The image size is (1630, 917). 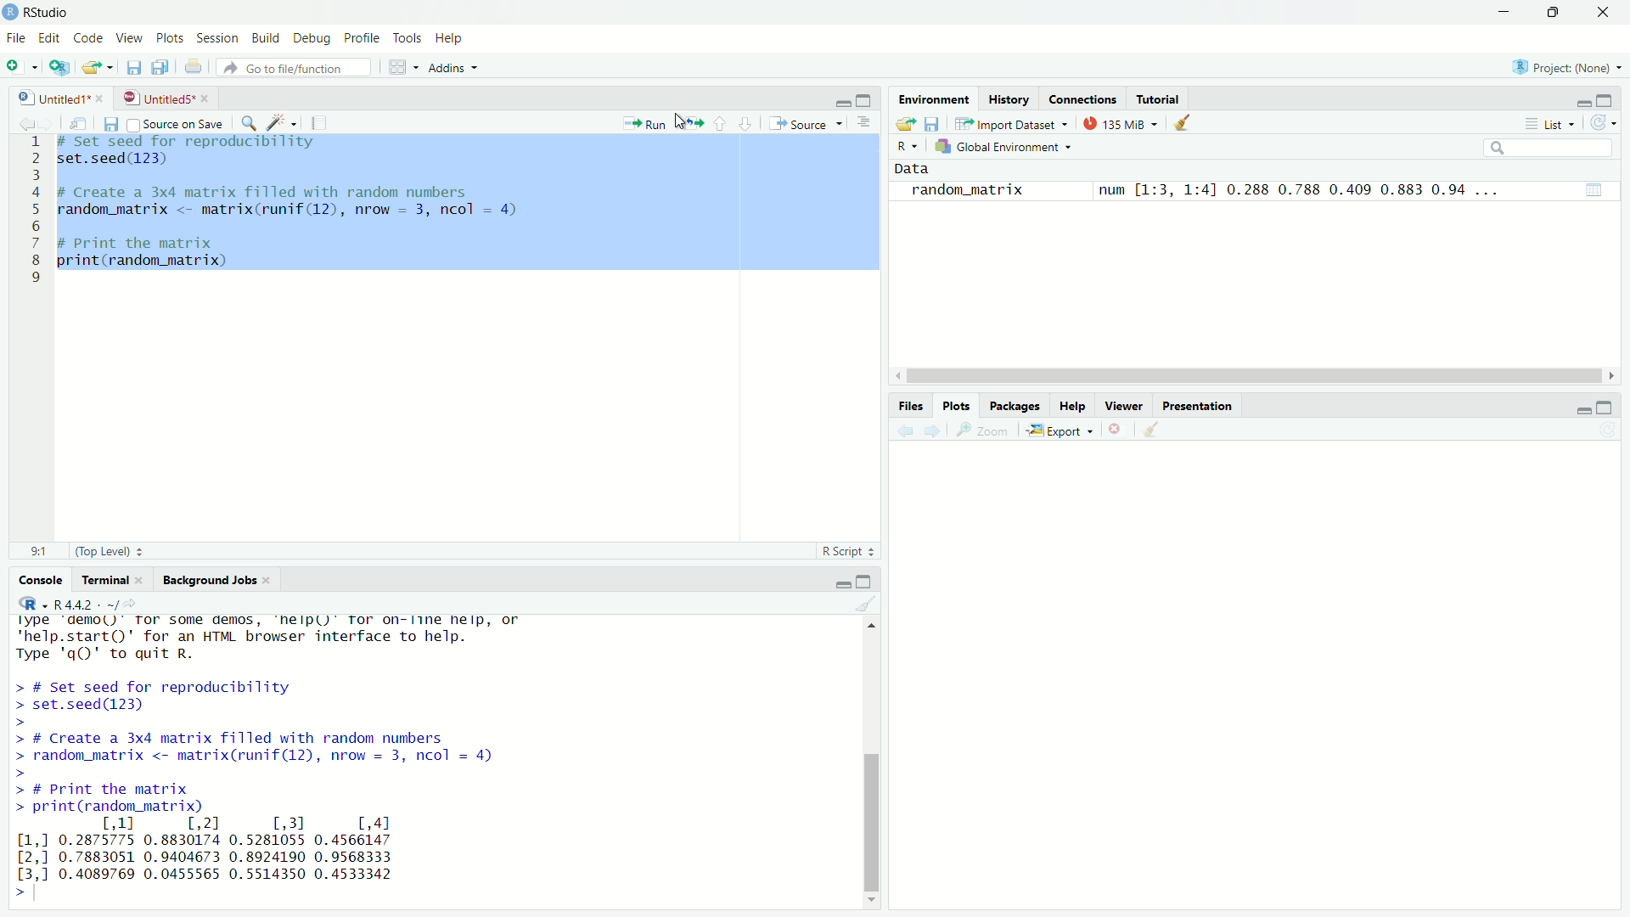 What do you see at coordinates (939, 431) in the screenshot?
I see `next` at bounding box center [939, 431].